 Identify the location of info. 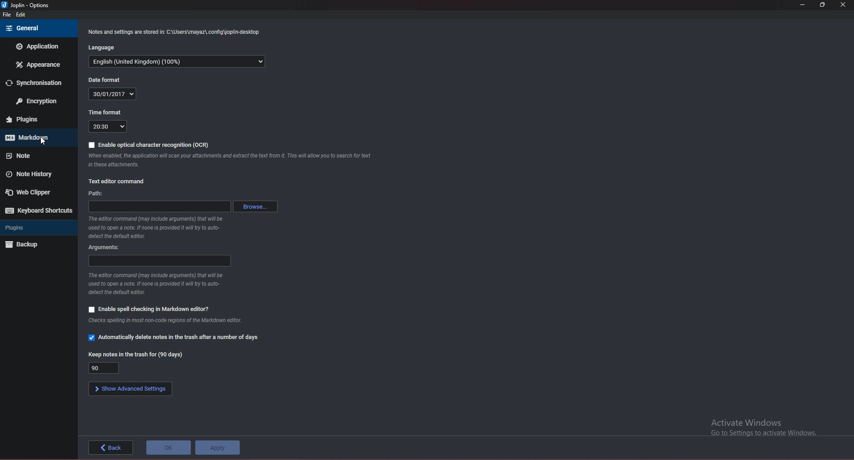
(155, 227).